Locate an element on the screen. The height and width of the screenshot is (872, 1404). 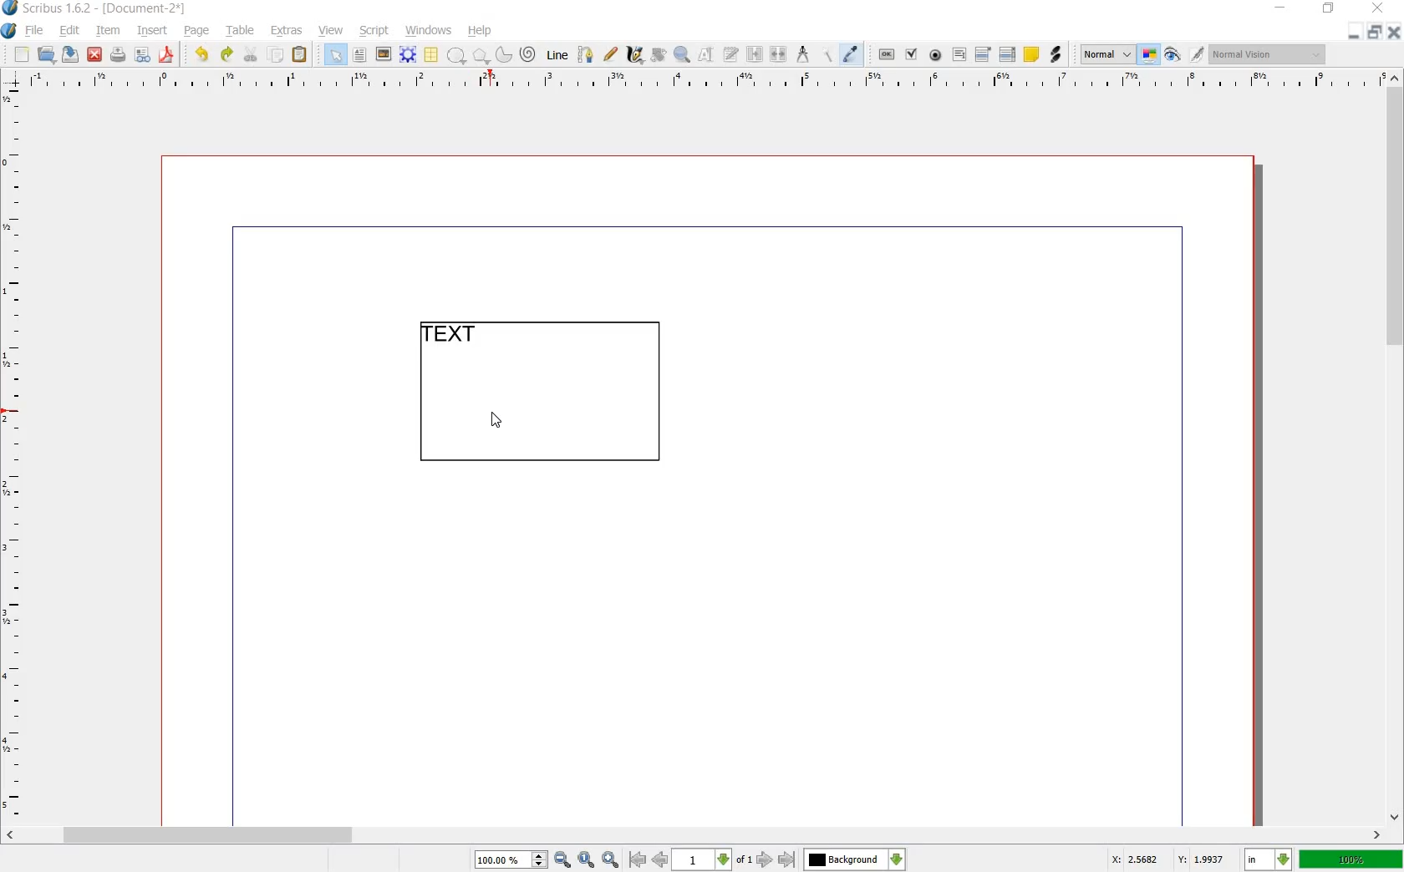
close is located at coordinates (1381, 8).